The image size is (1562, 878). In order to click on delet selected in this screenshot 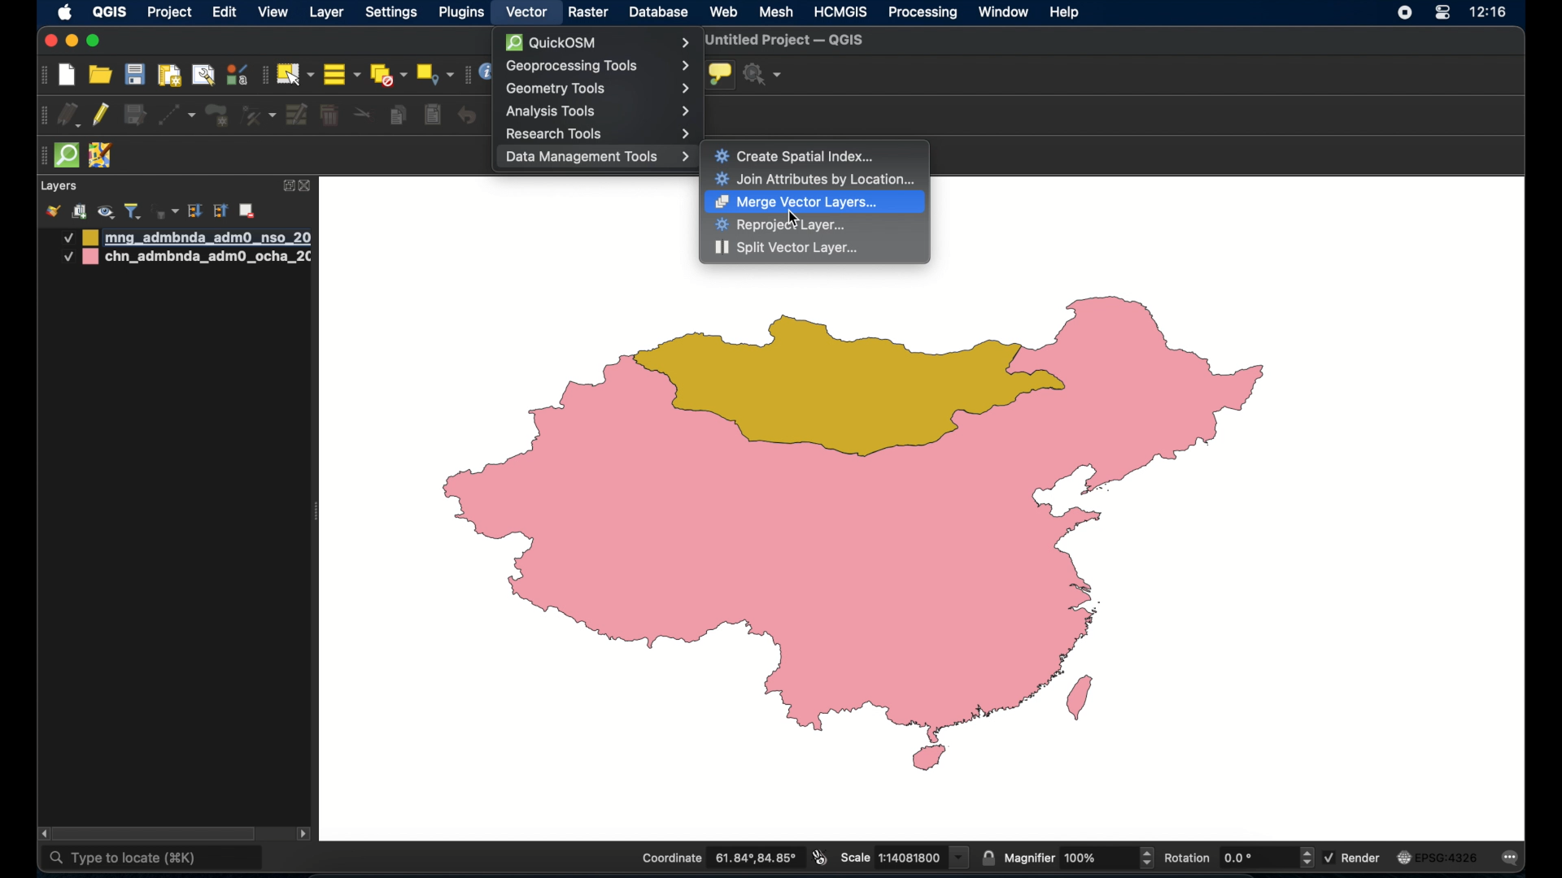, I will do `click(328, 115)`.